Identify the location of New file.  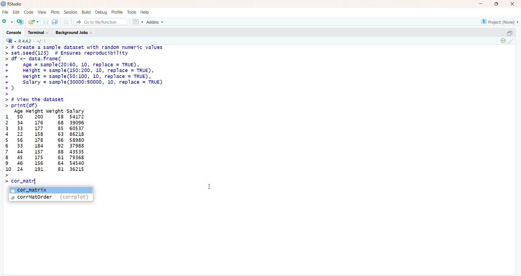
(8, 21).